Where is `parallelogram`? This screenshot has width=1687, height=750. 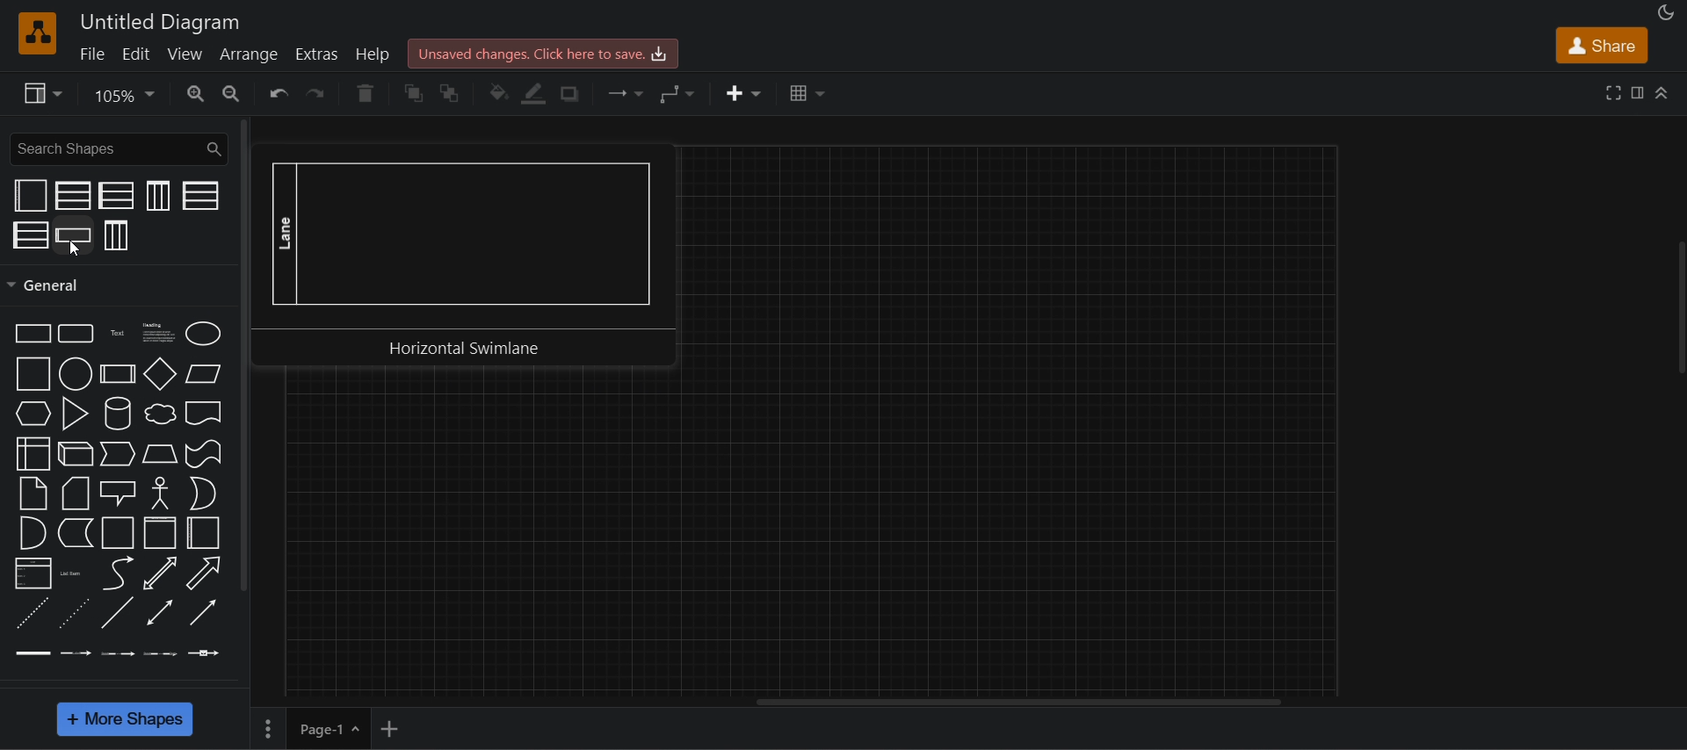
parallelogram is located at coordinates (204, 373).